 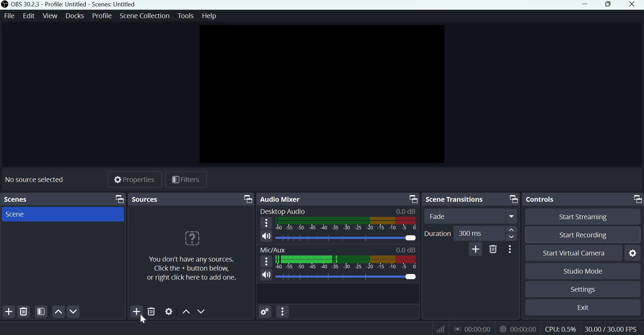 What do you see at coordinates (493, 249) in the screenshot?
I see `Delete Transition` at bounding box center [493, 249].